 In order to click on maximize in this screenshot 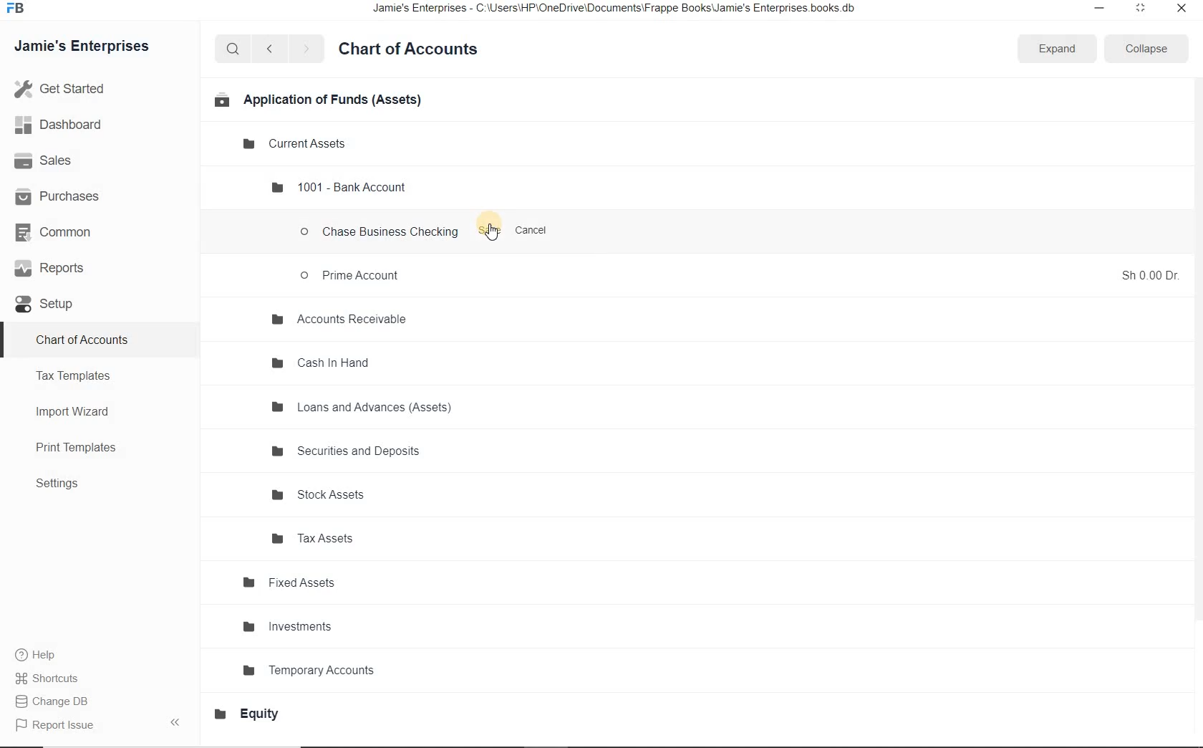, I will do `click(1139, 8)`.